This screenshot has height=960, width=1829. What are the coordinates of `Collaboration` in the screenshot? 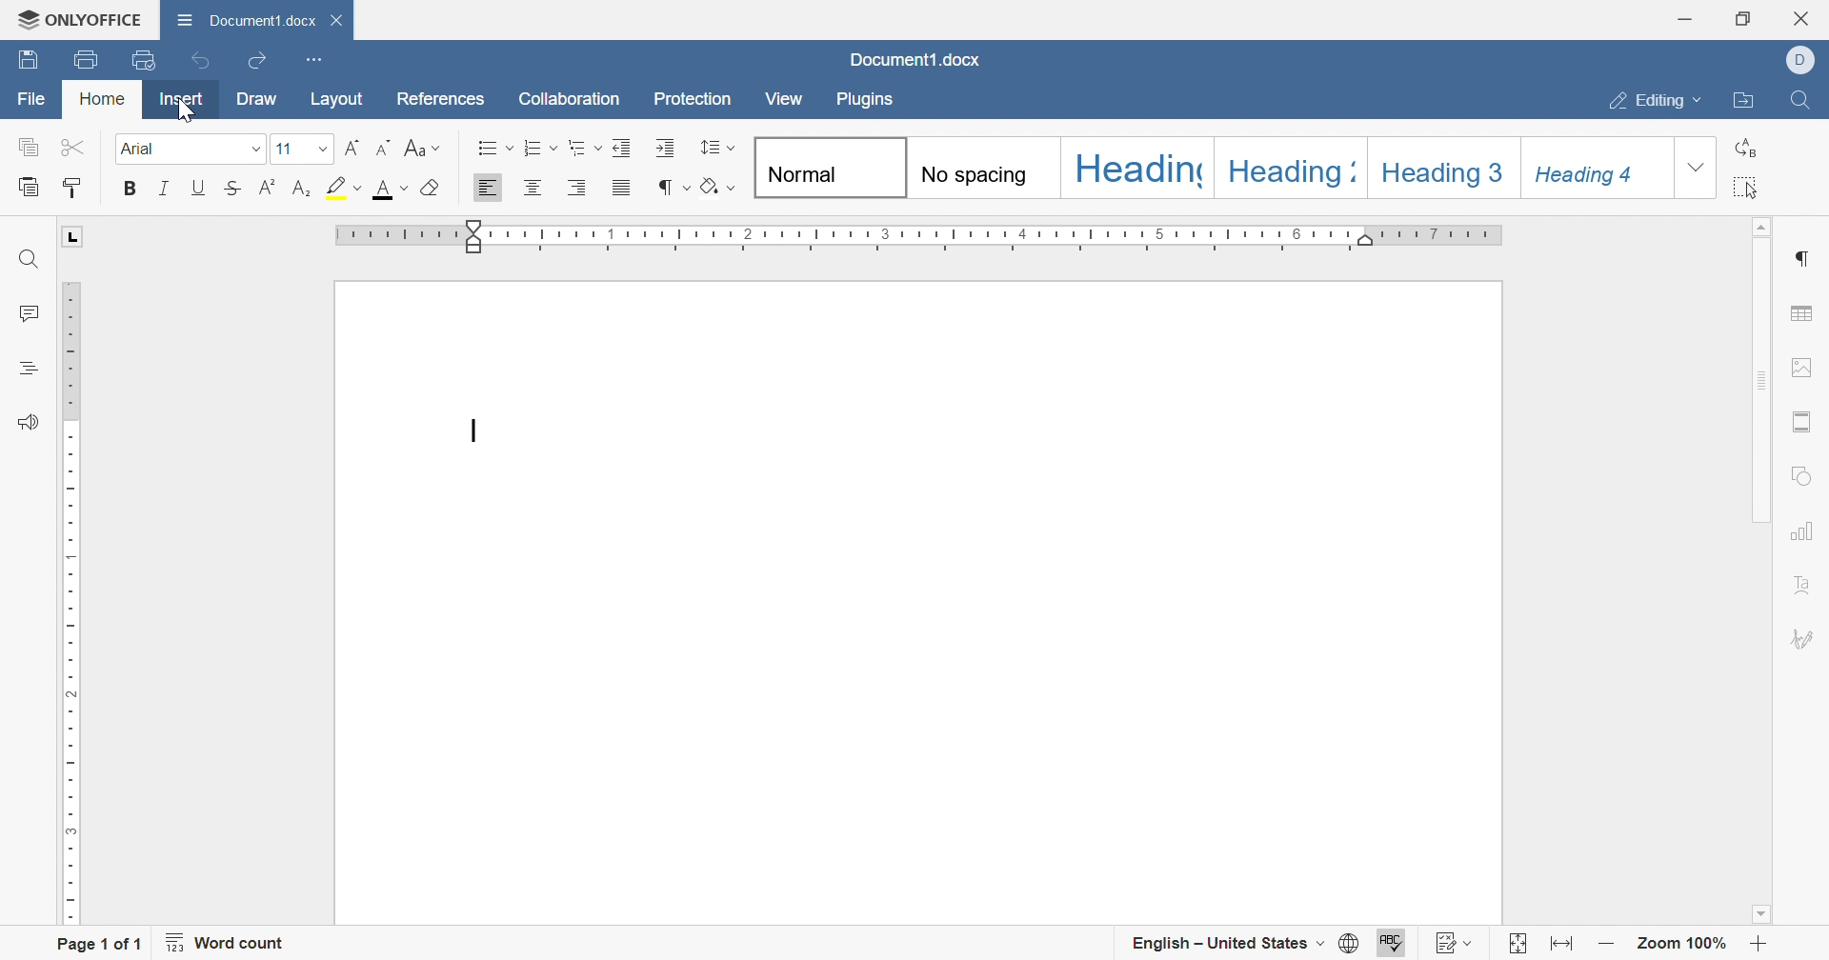 It's located at (567, 99).